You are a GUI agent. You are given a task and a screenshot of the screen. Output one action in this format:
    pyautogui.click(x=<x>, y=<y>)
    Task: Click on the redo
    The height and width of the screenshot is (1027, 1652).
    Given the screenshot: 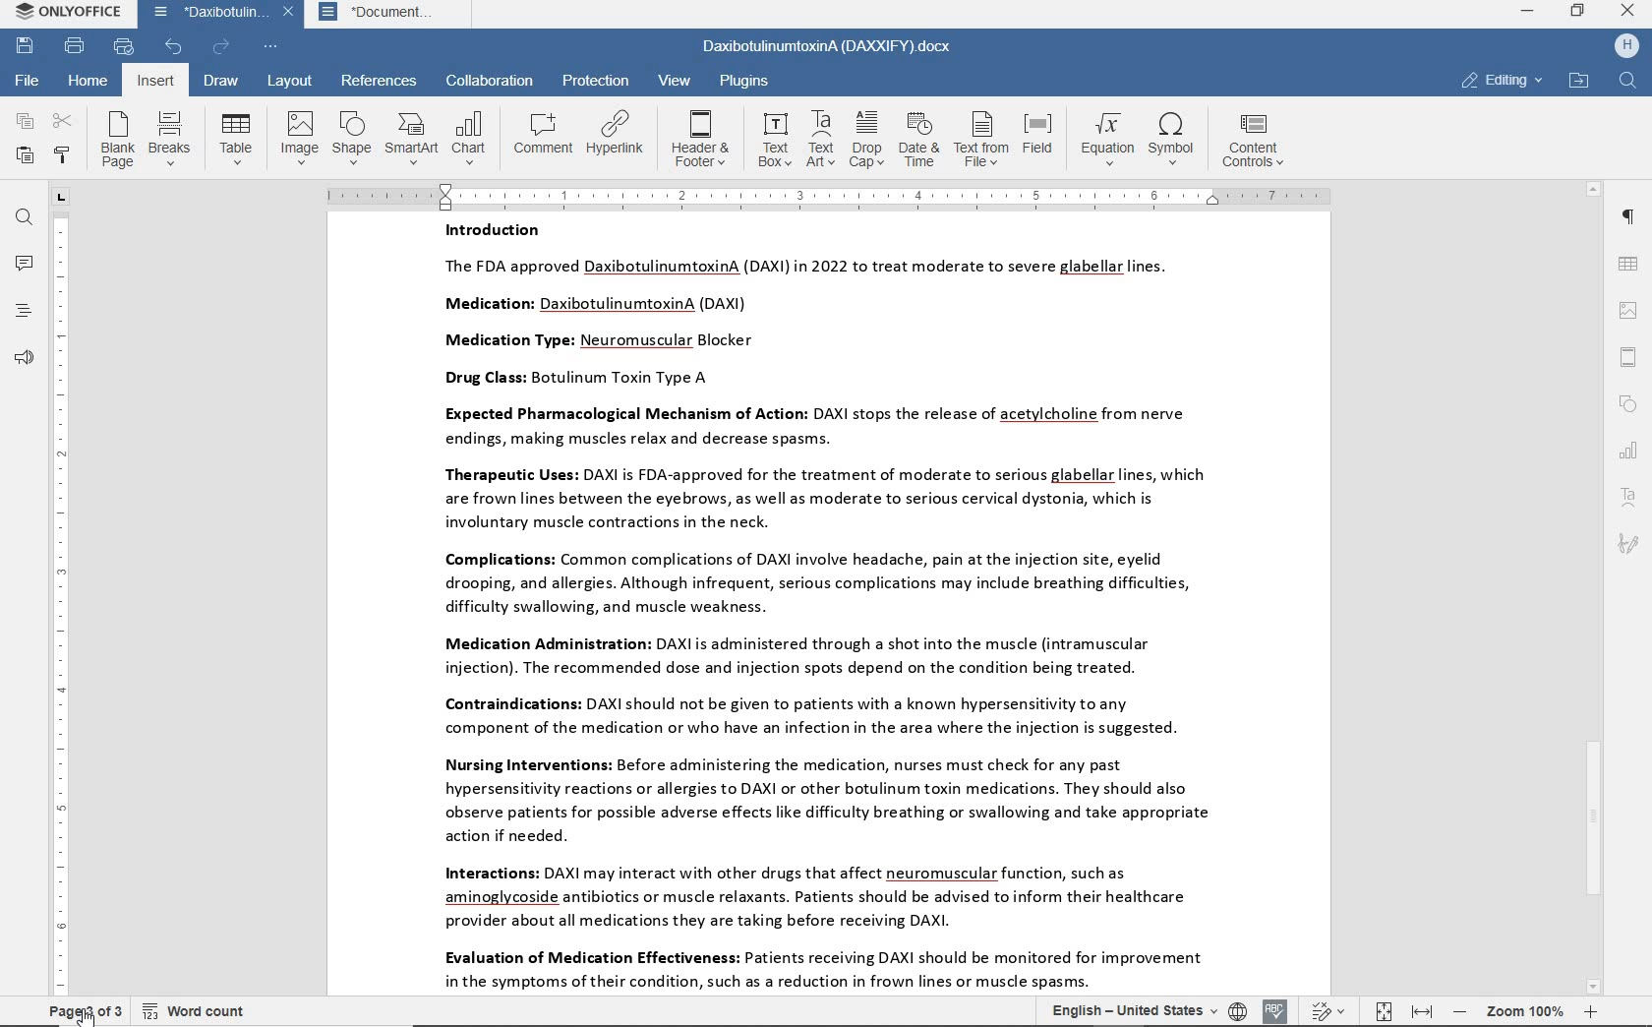 What is the action you would take?
    pyautogui.click(x=221, y=46)
    